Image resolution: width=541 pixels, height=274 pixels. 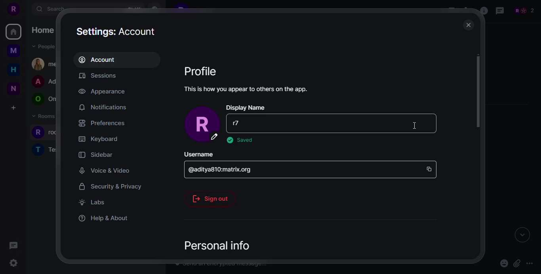 I want to click on home, so click(x=13, y=32).